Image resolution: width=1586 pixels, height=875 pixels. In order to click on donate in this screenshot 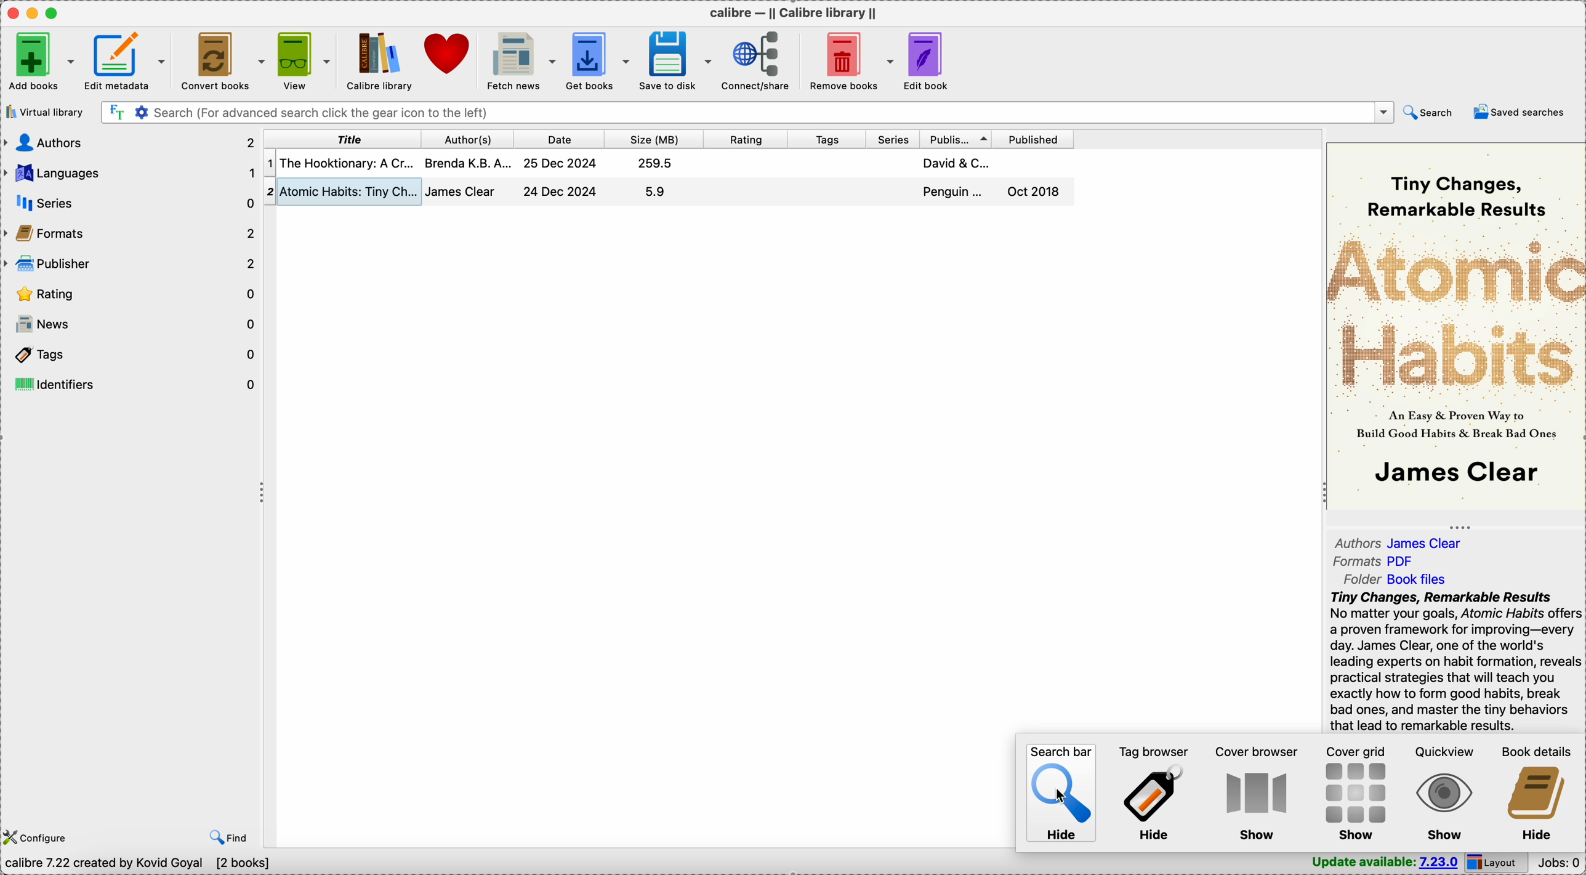, I will do `click(450, 53)`.